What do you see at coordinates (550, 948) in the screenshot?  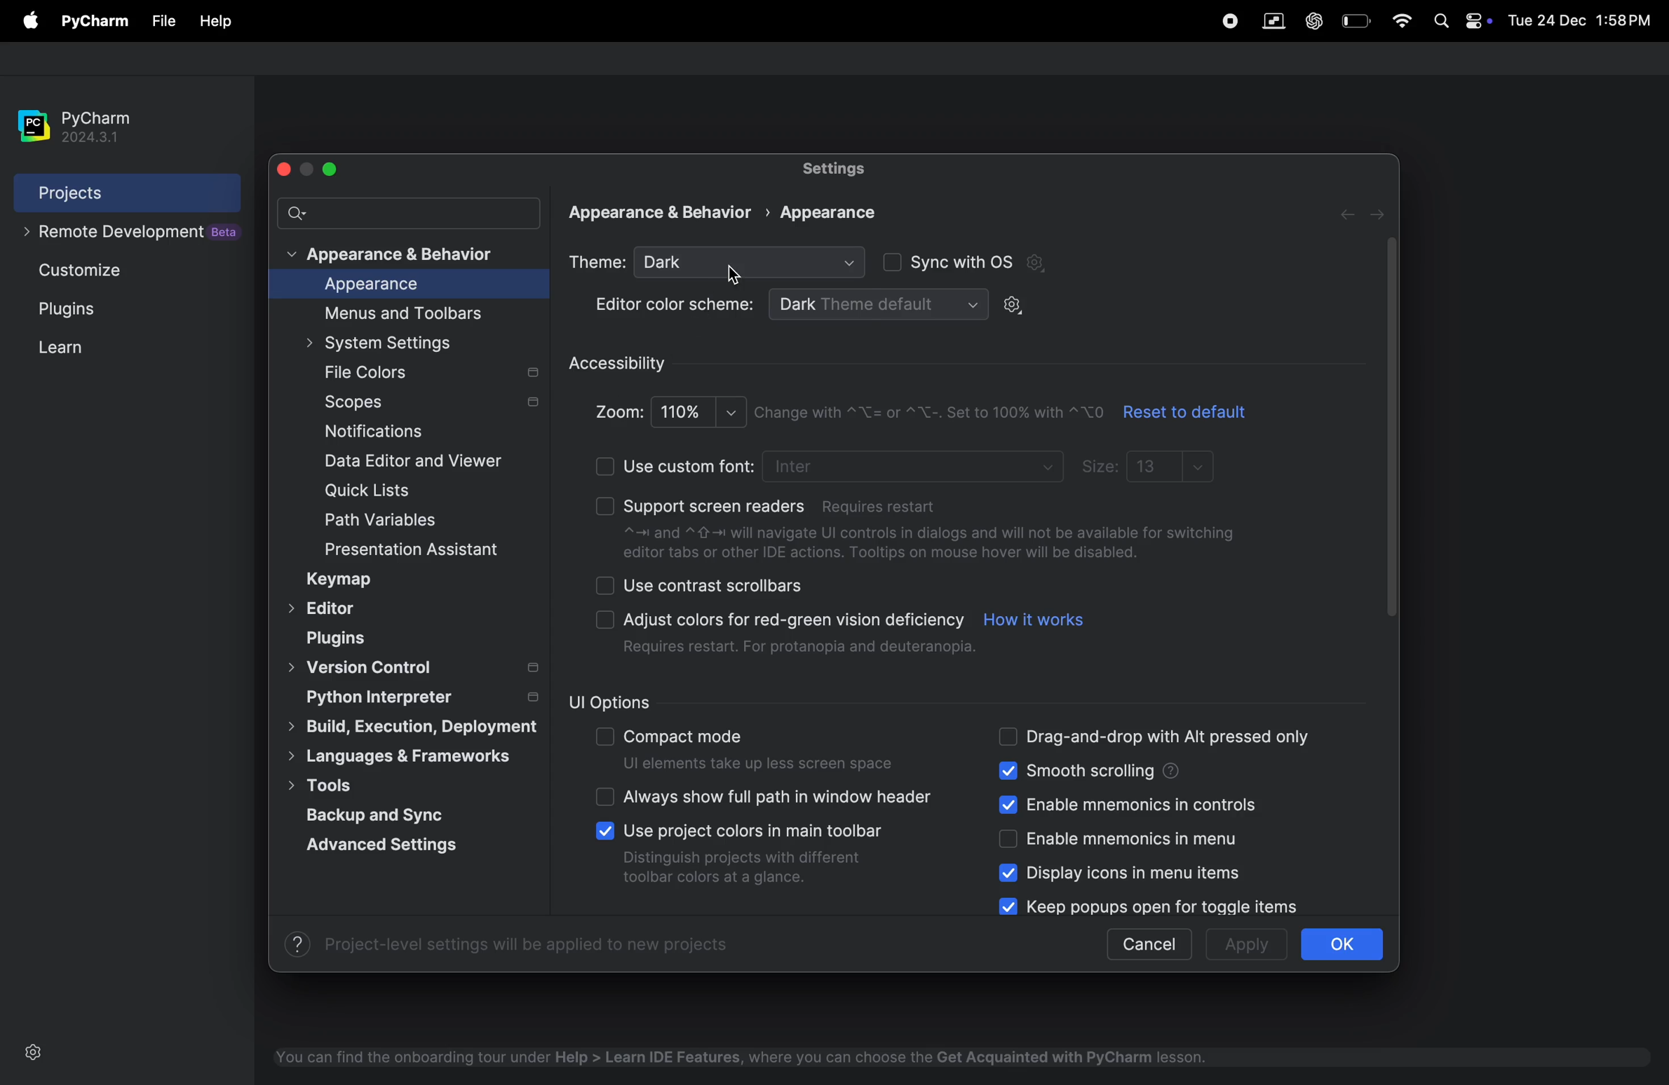 I see ` Project-level settings will be applied to new projects.` at bounding box center [550, 948].